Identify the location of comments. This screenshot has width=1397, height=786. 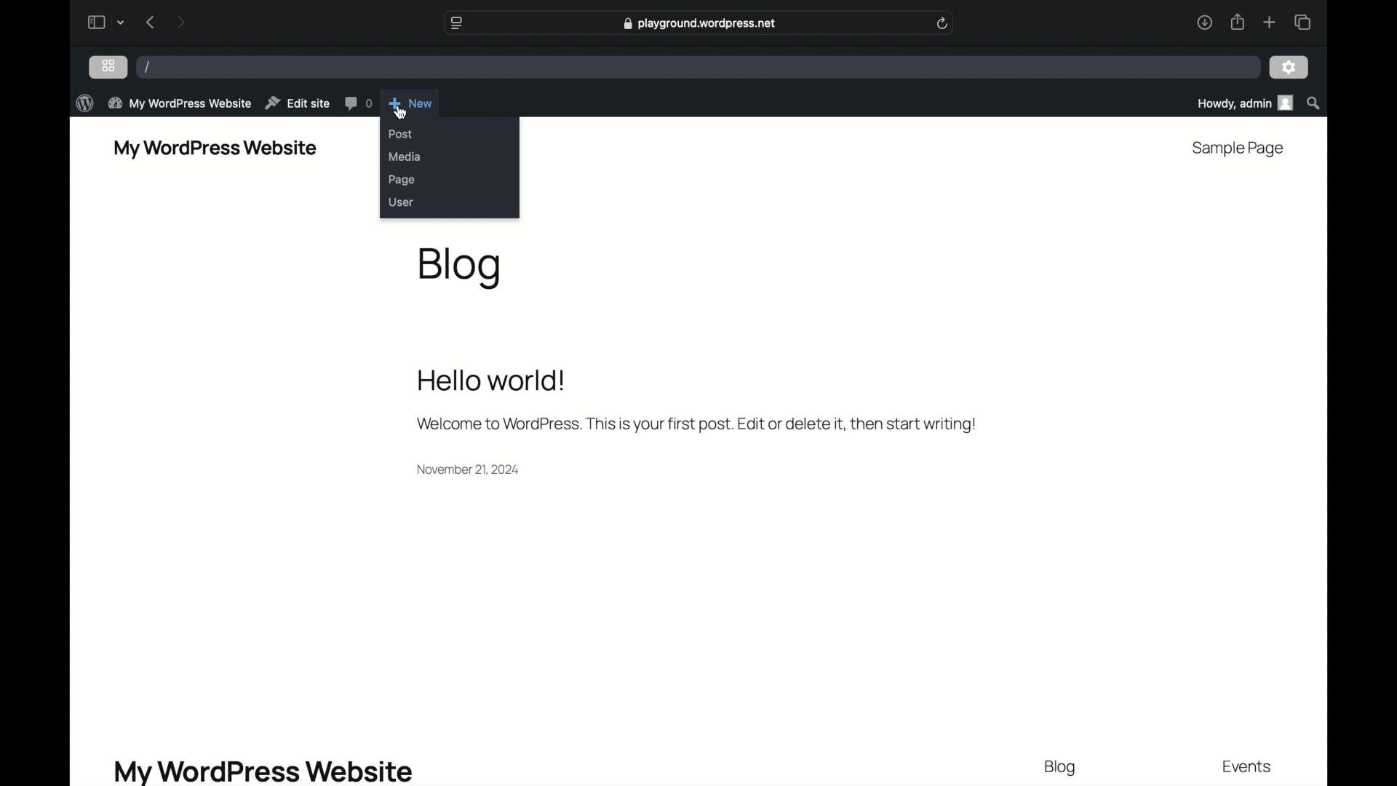
(359, 104).